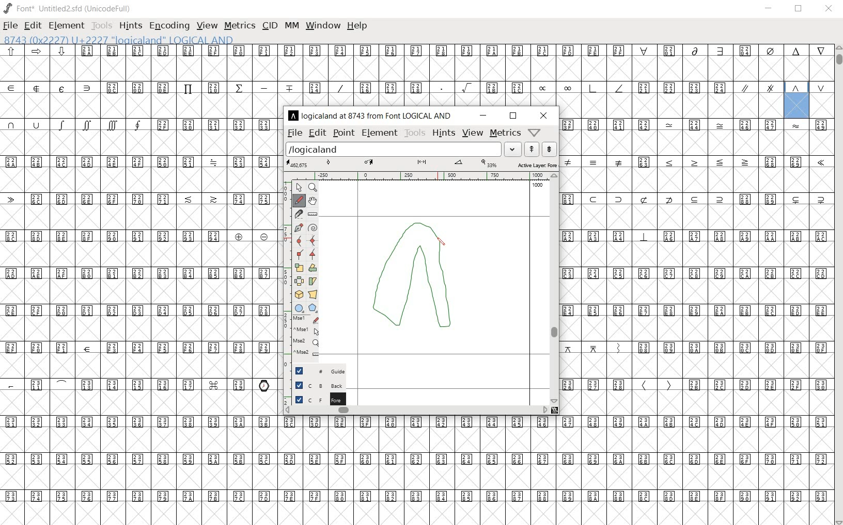 The width and height of the screenshot is (843, 525). I want to click on hints, so click(131, 27).